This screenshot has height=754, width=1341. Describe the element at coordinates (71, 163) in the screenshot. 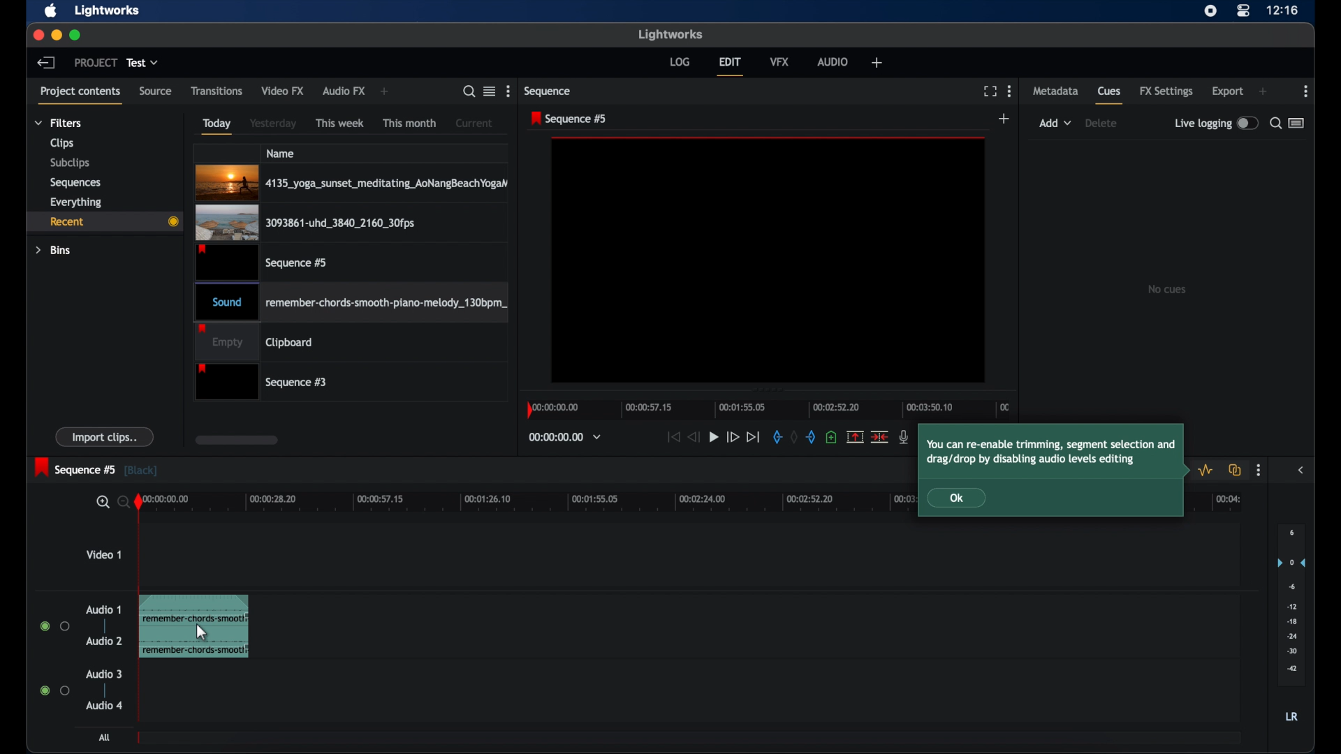

I see `subclips` at that location.